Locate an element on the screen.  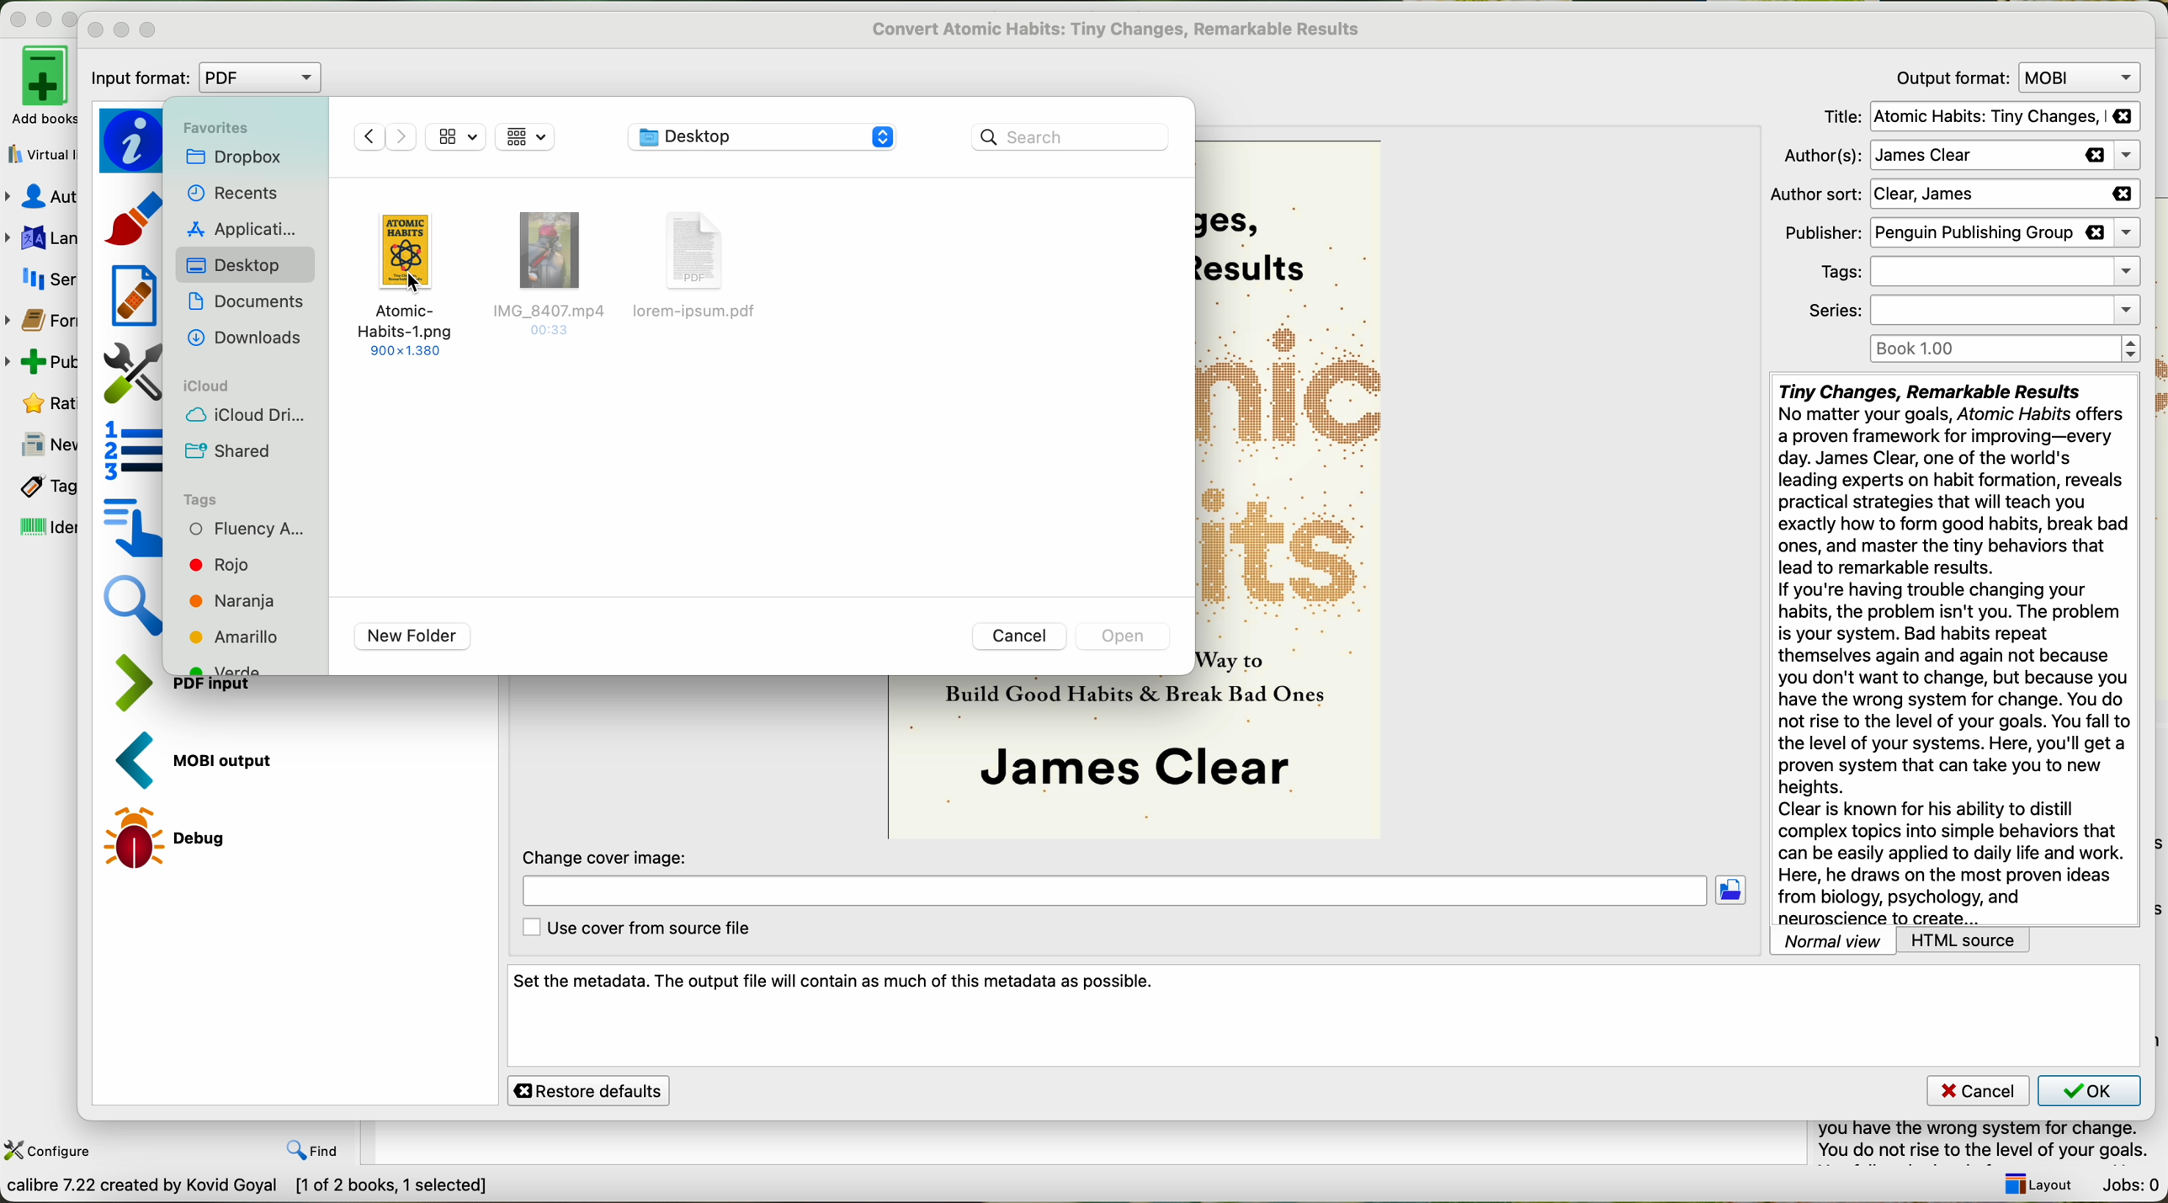
summary is located at coordinates (1992, 1142).